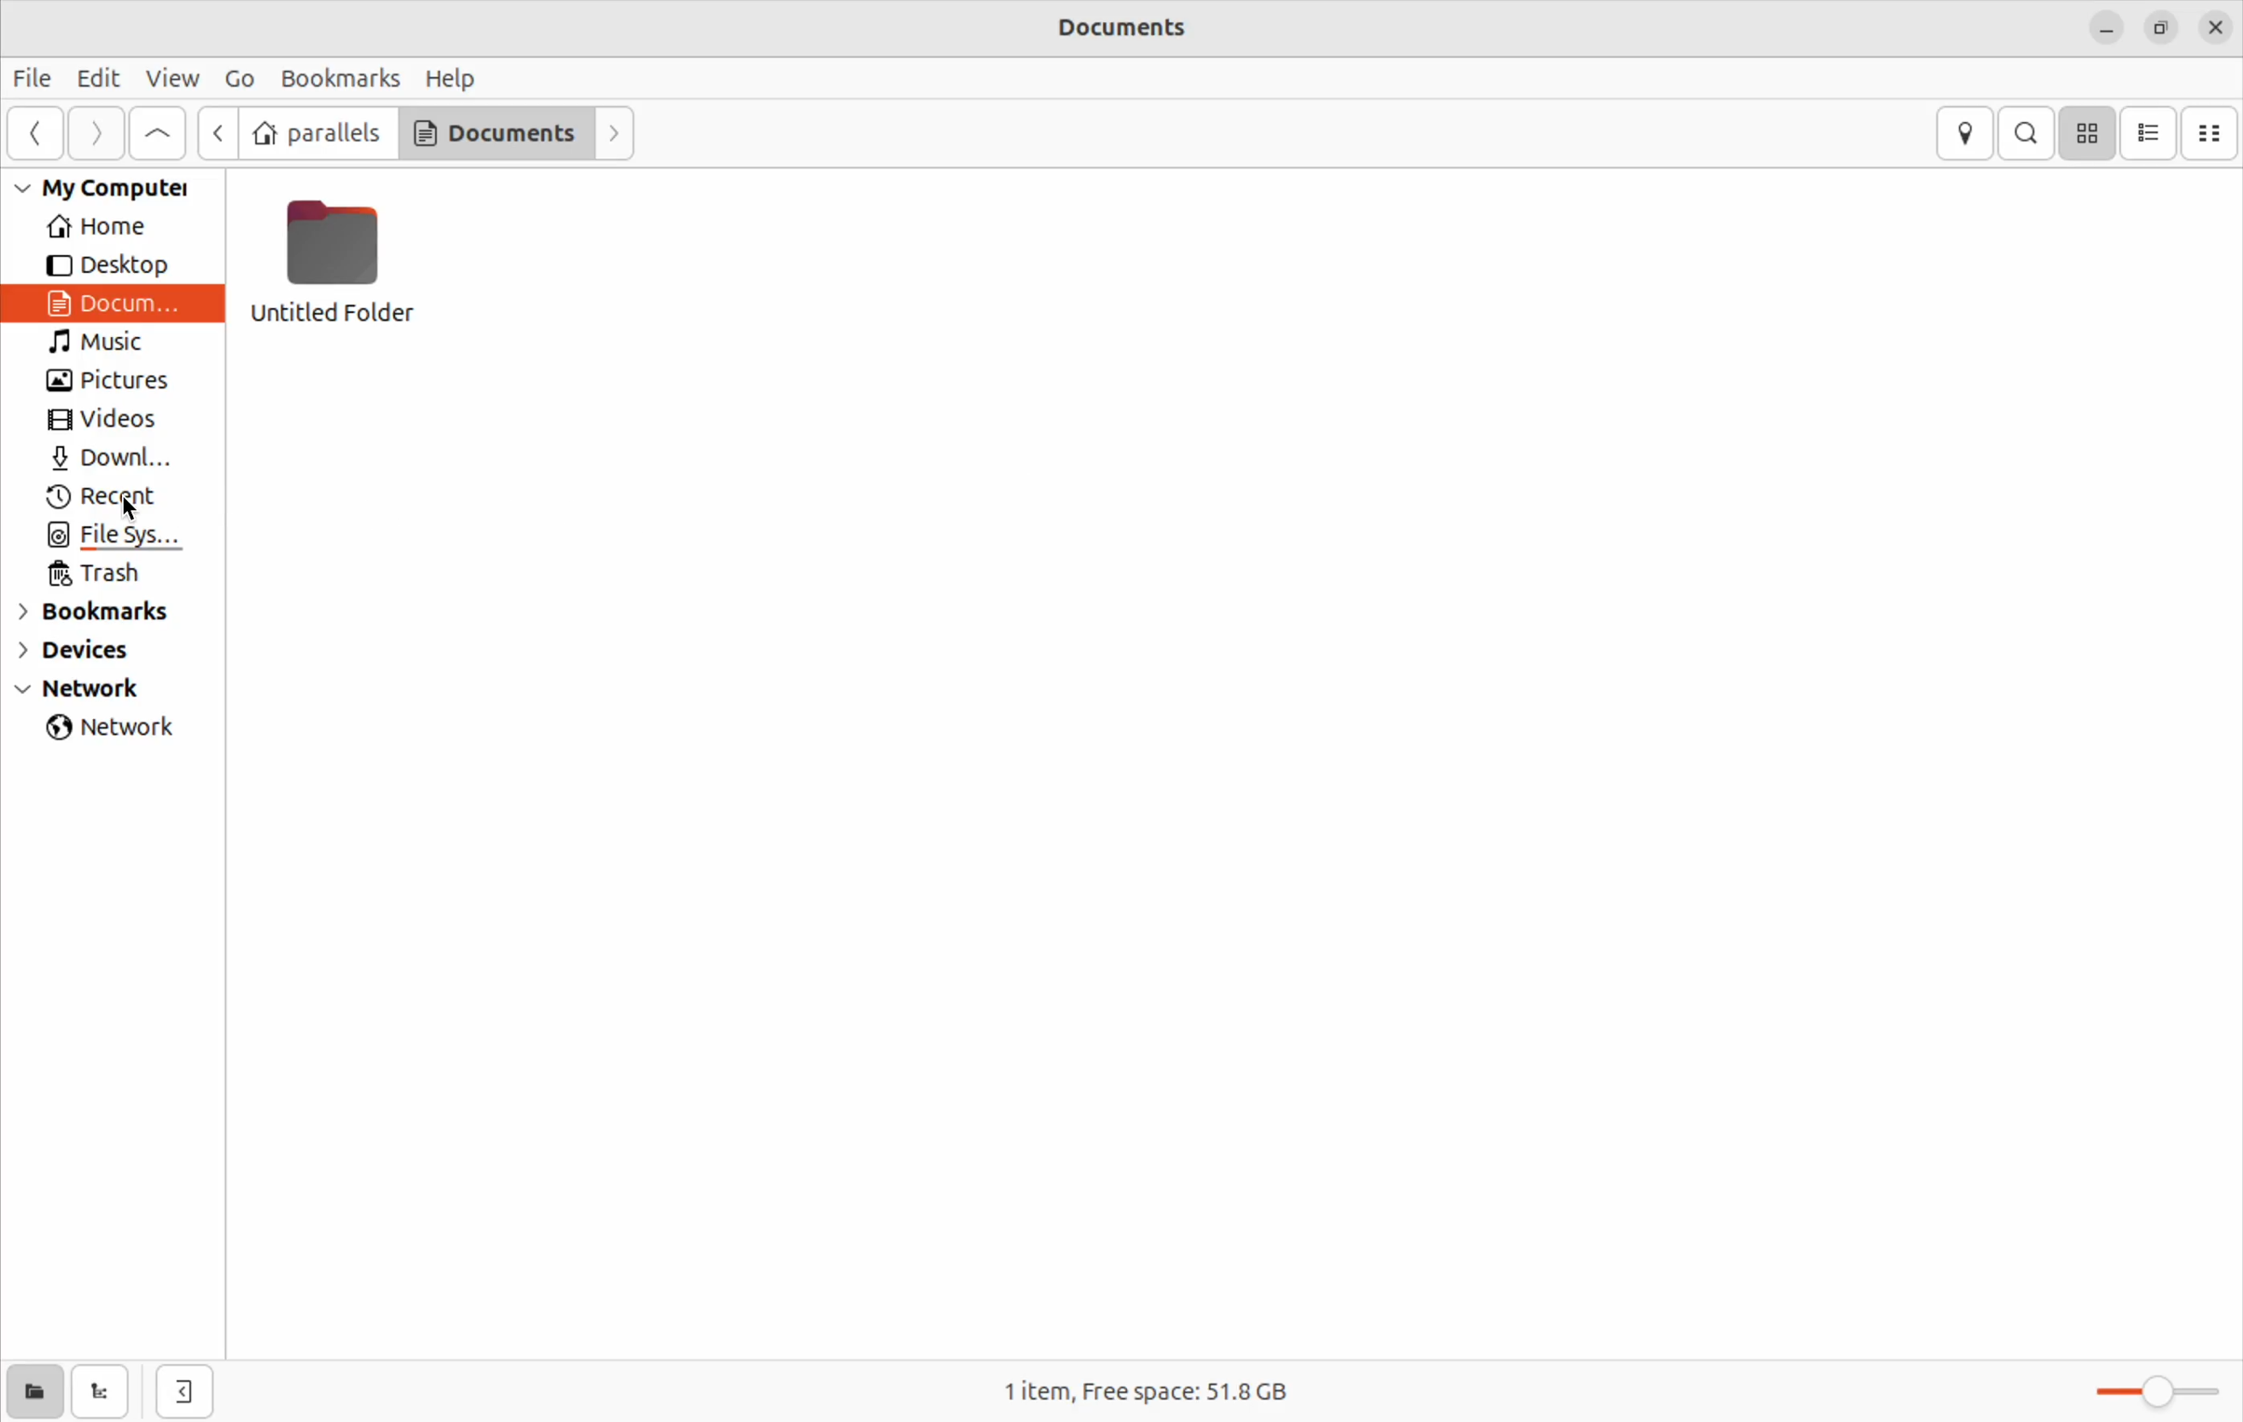 The width and height of the screenshot is (2243, 1422). I want to click on bookmarks, so click(336, 78).